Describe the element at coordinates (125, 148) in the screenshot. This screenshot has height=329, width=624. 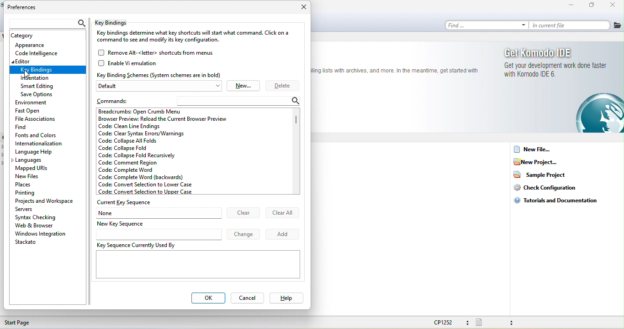
I see `code collapse fold` at that location.